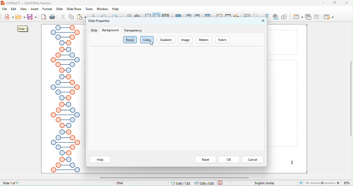 This screenshot has width=353, height=186. What do you see at coordinates (229, 159) in the screenshot?
I see `ok` at bounding box center [229, 159].